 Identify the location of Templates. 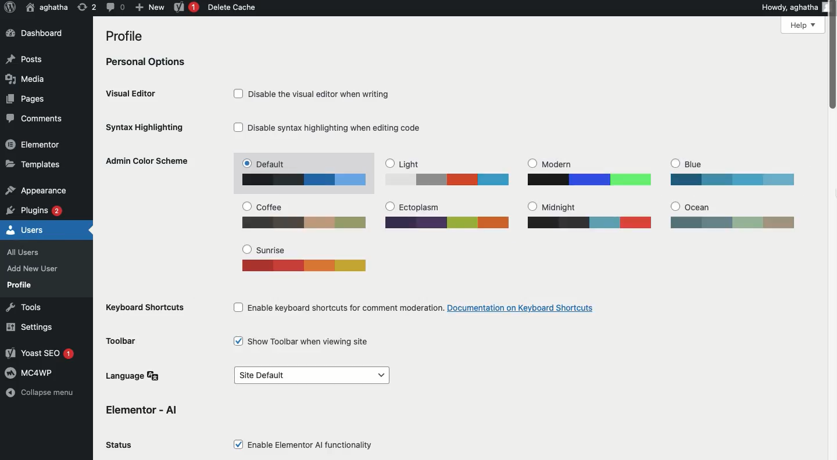
(34, 163).